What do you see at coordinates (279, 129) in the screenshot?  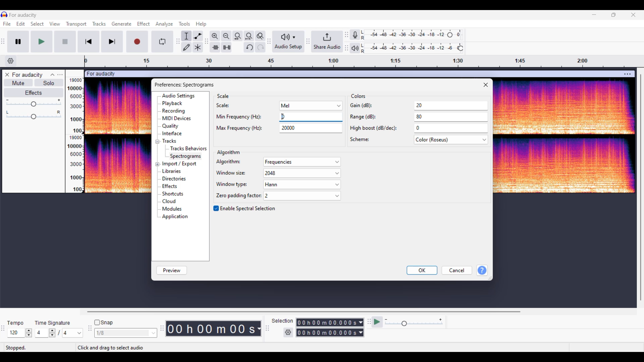 I see `max frequency` at bounding box center [279, 129].